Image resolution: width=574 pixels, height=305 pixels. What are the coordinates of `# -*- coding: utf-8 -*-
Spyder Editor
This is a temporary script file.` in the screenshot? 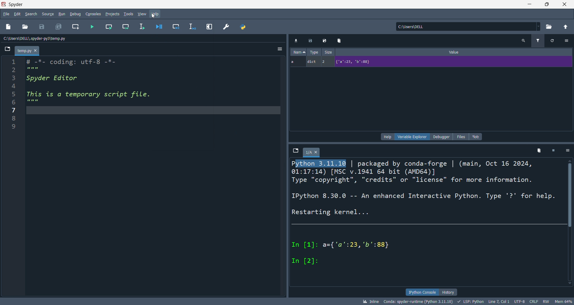 It's located at (94, 82).